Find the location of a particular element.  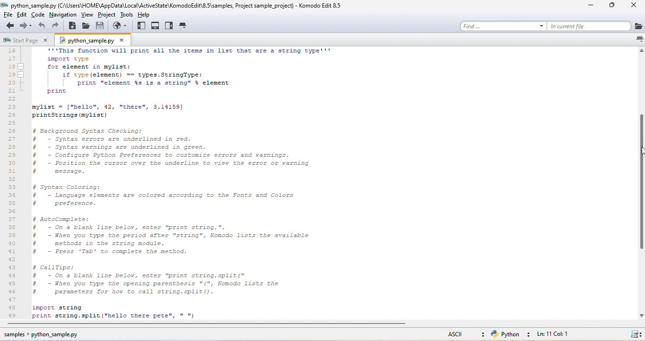

in current file is located at coordinates (595, 26).